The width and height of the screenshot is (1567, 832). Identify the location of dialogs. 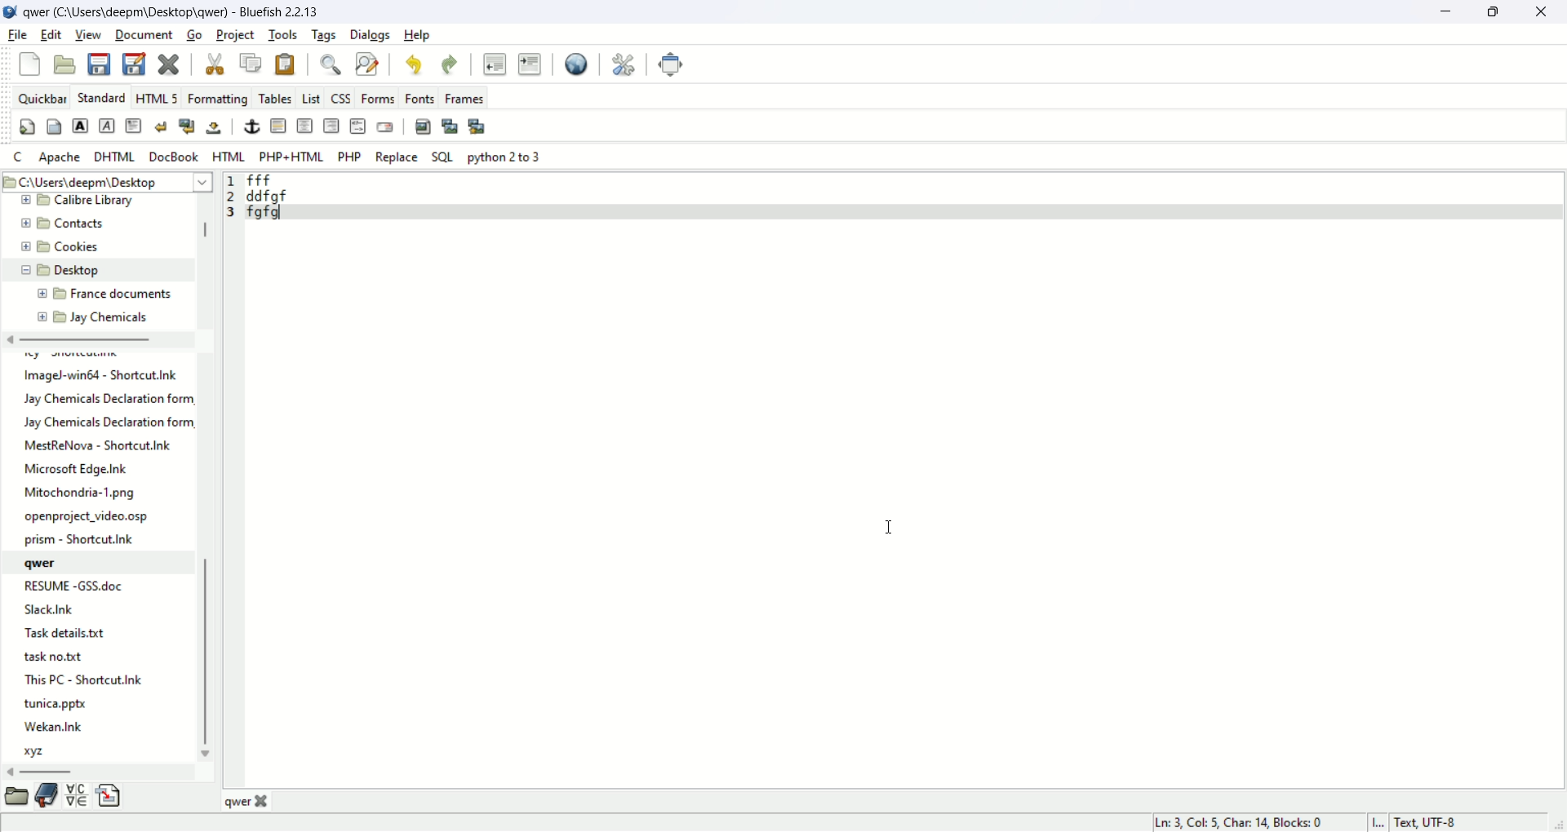
(369, 35).